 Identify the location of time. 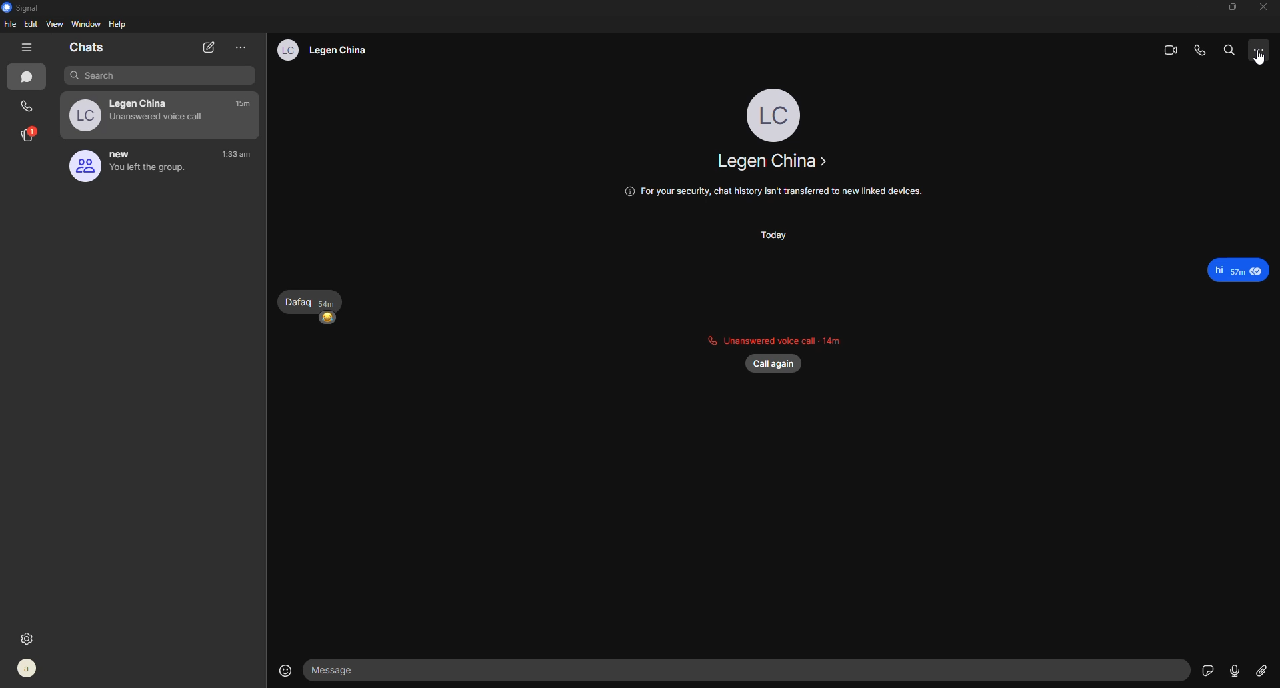
(245, 104).